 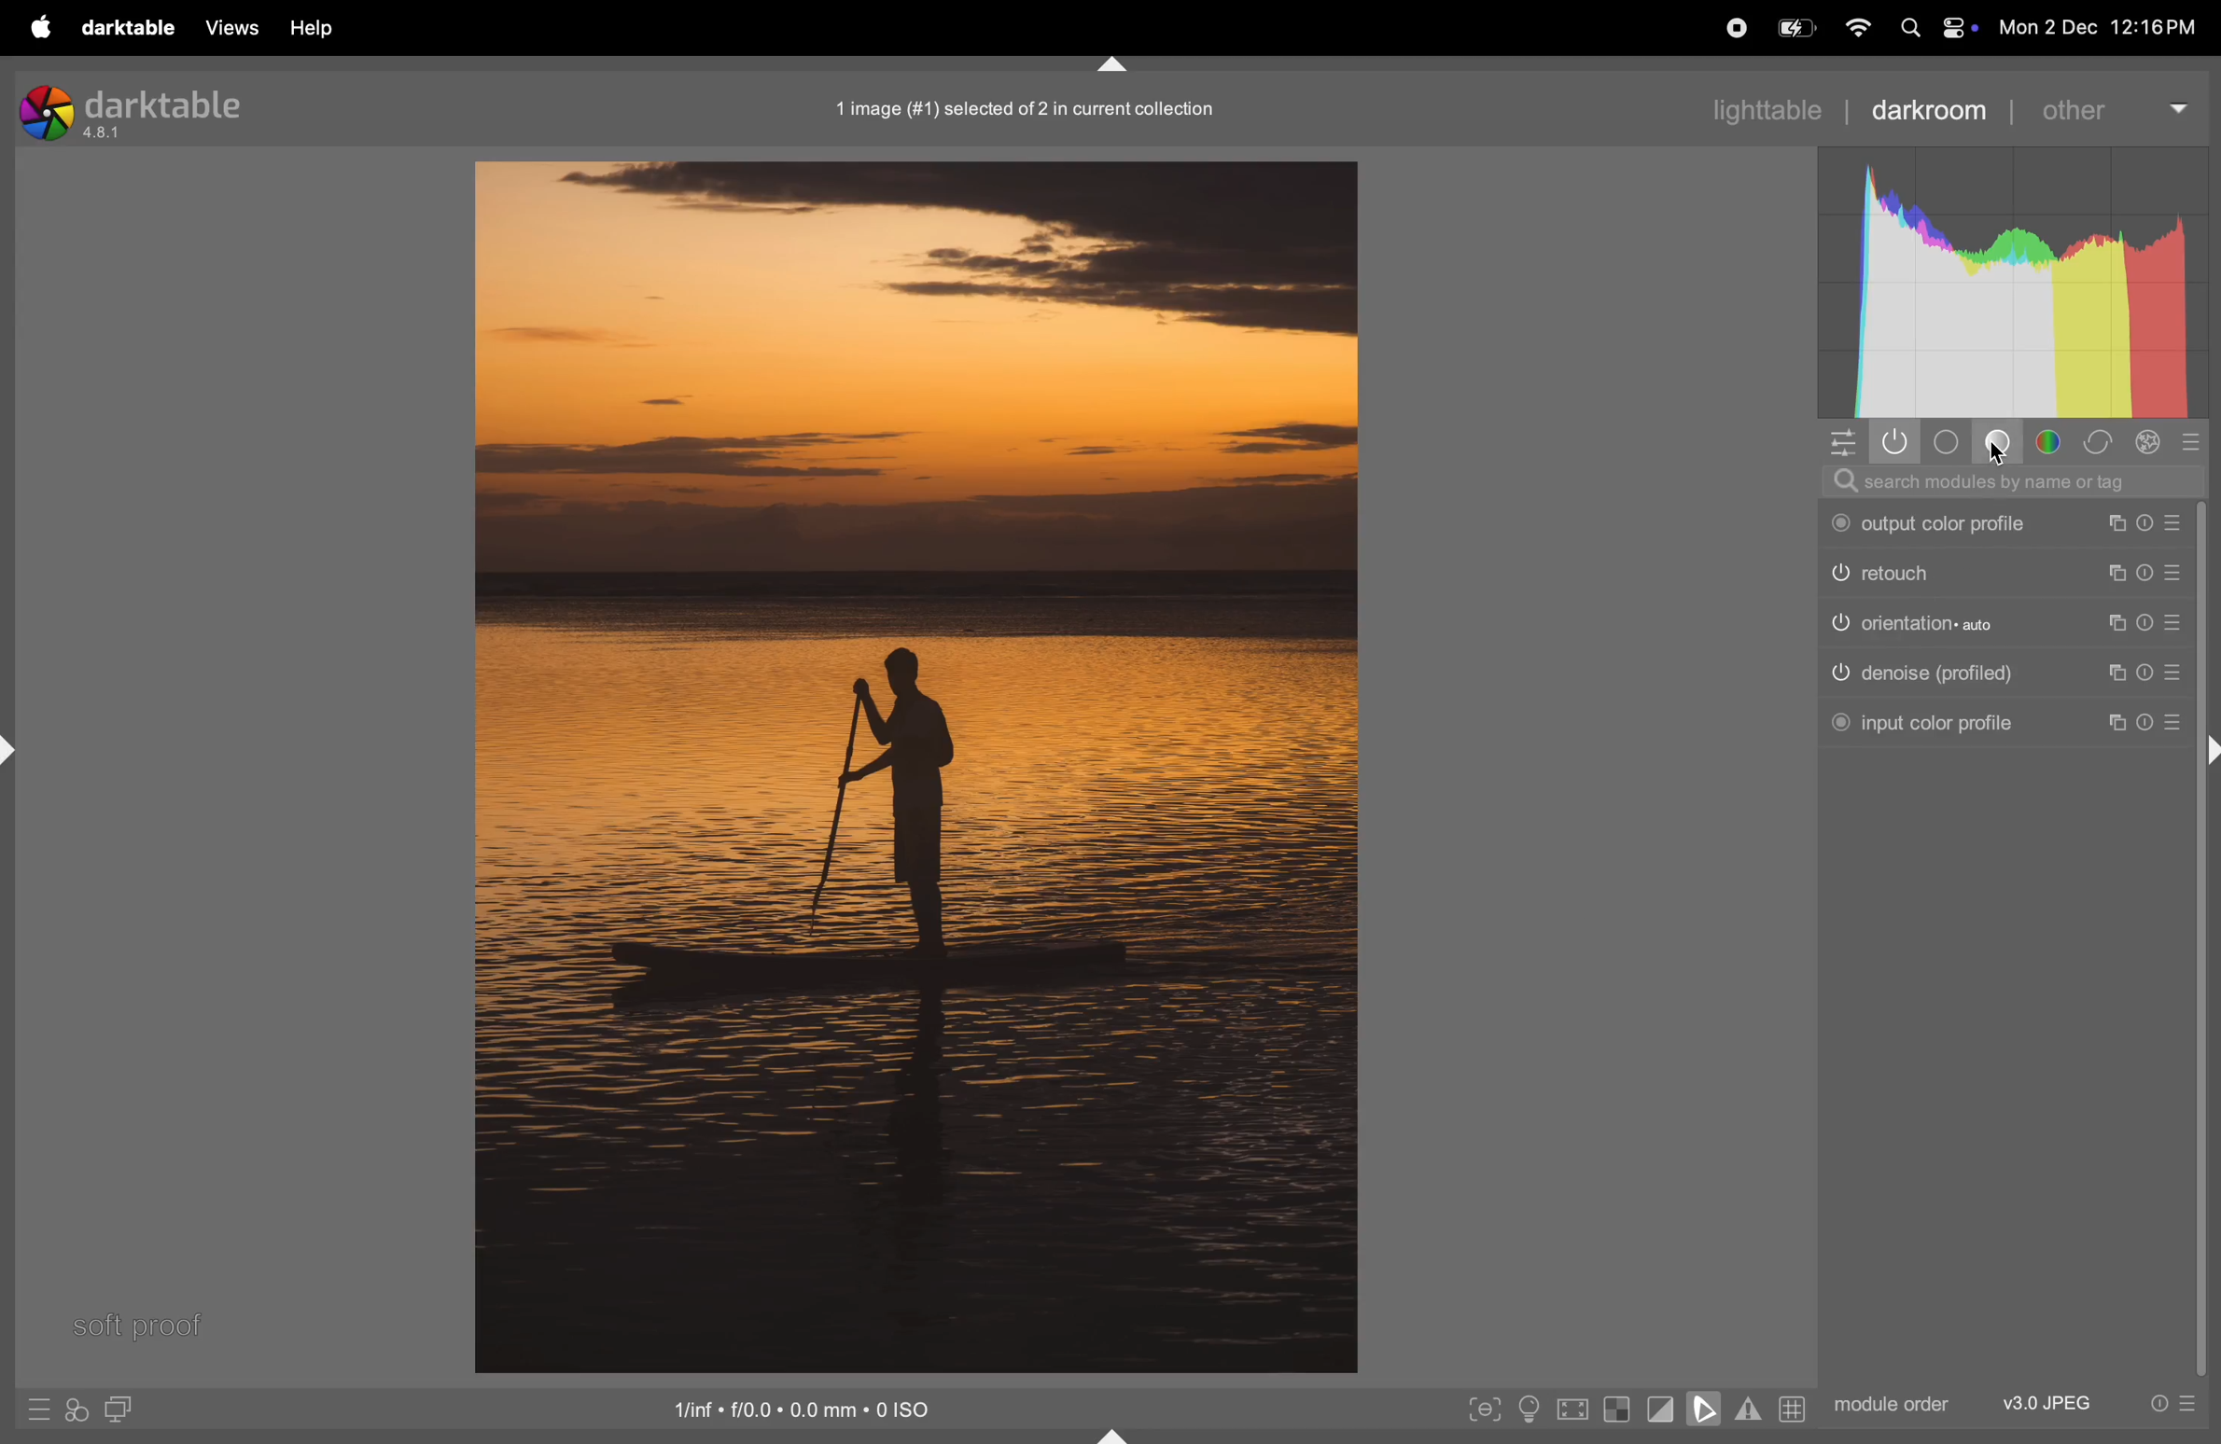 What do you see at coordinates (1661, 1409) in the screenshot?
I see `toggle clipping indications` at bounding box center [1661, 1409].